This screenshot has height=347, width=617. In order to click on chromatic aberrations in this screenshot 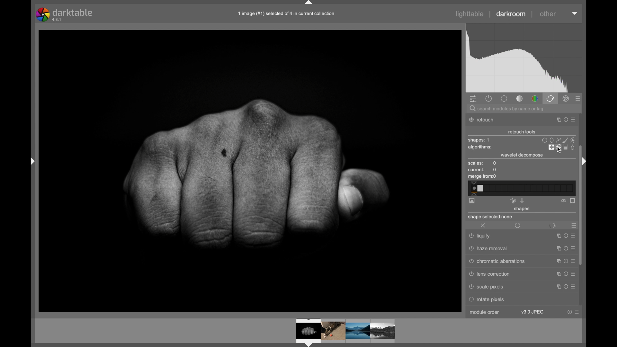, I will do `click(496, 262)`.